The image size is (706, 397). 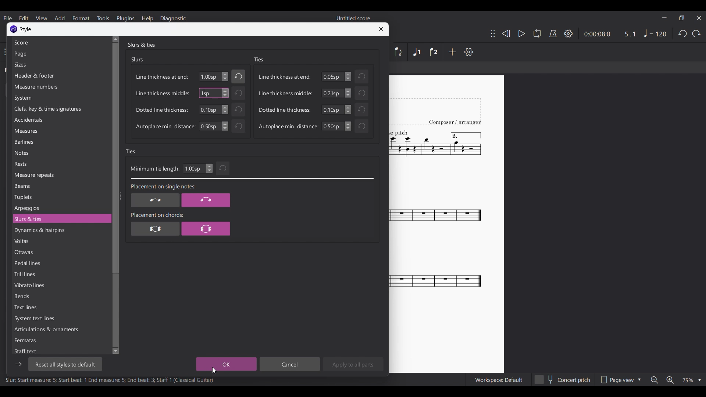 I want to click on Increase/Decrease minimum tie length, so click(x=209, y=168).